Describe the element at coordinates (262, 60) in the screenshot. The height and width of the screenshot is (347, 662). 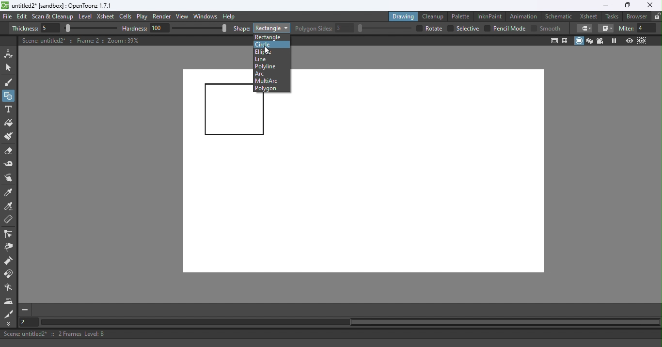
I see `Line` at that location.